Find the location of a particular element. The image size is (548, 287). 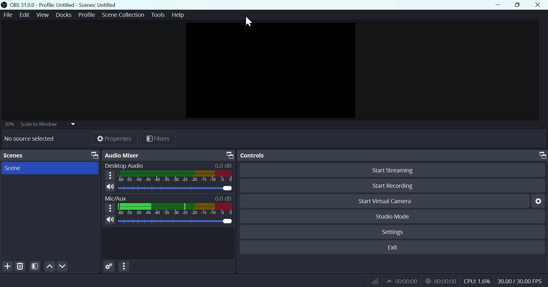

Desktop Audio bar is located at coordinates (174, 175).